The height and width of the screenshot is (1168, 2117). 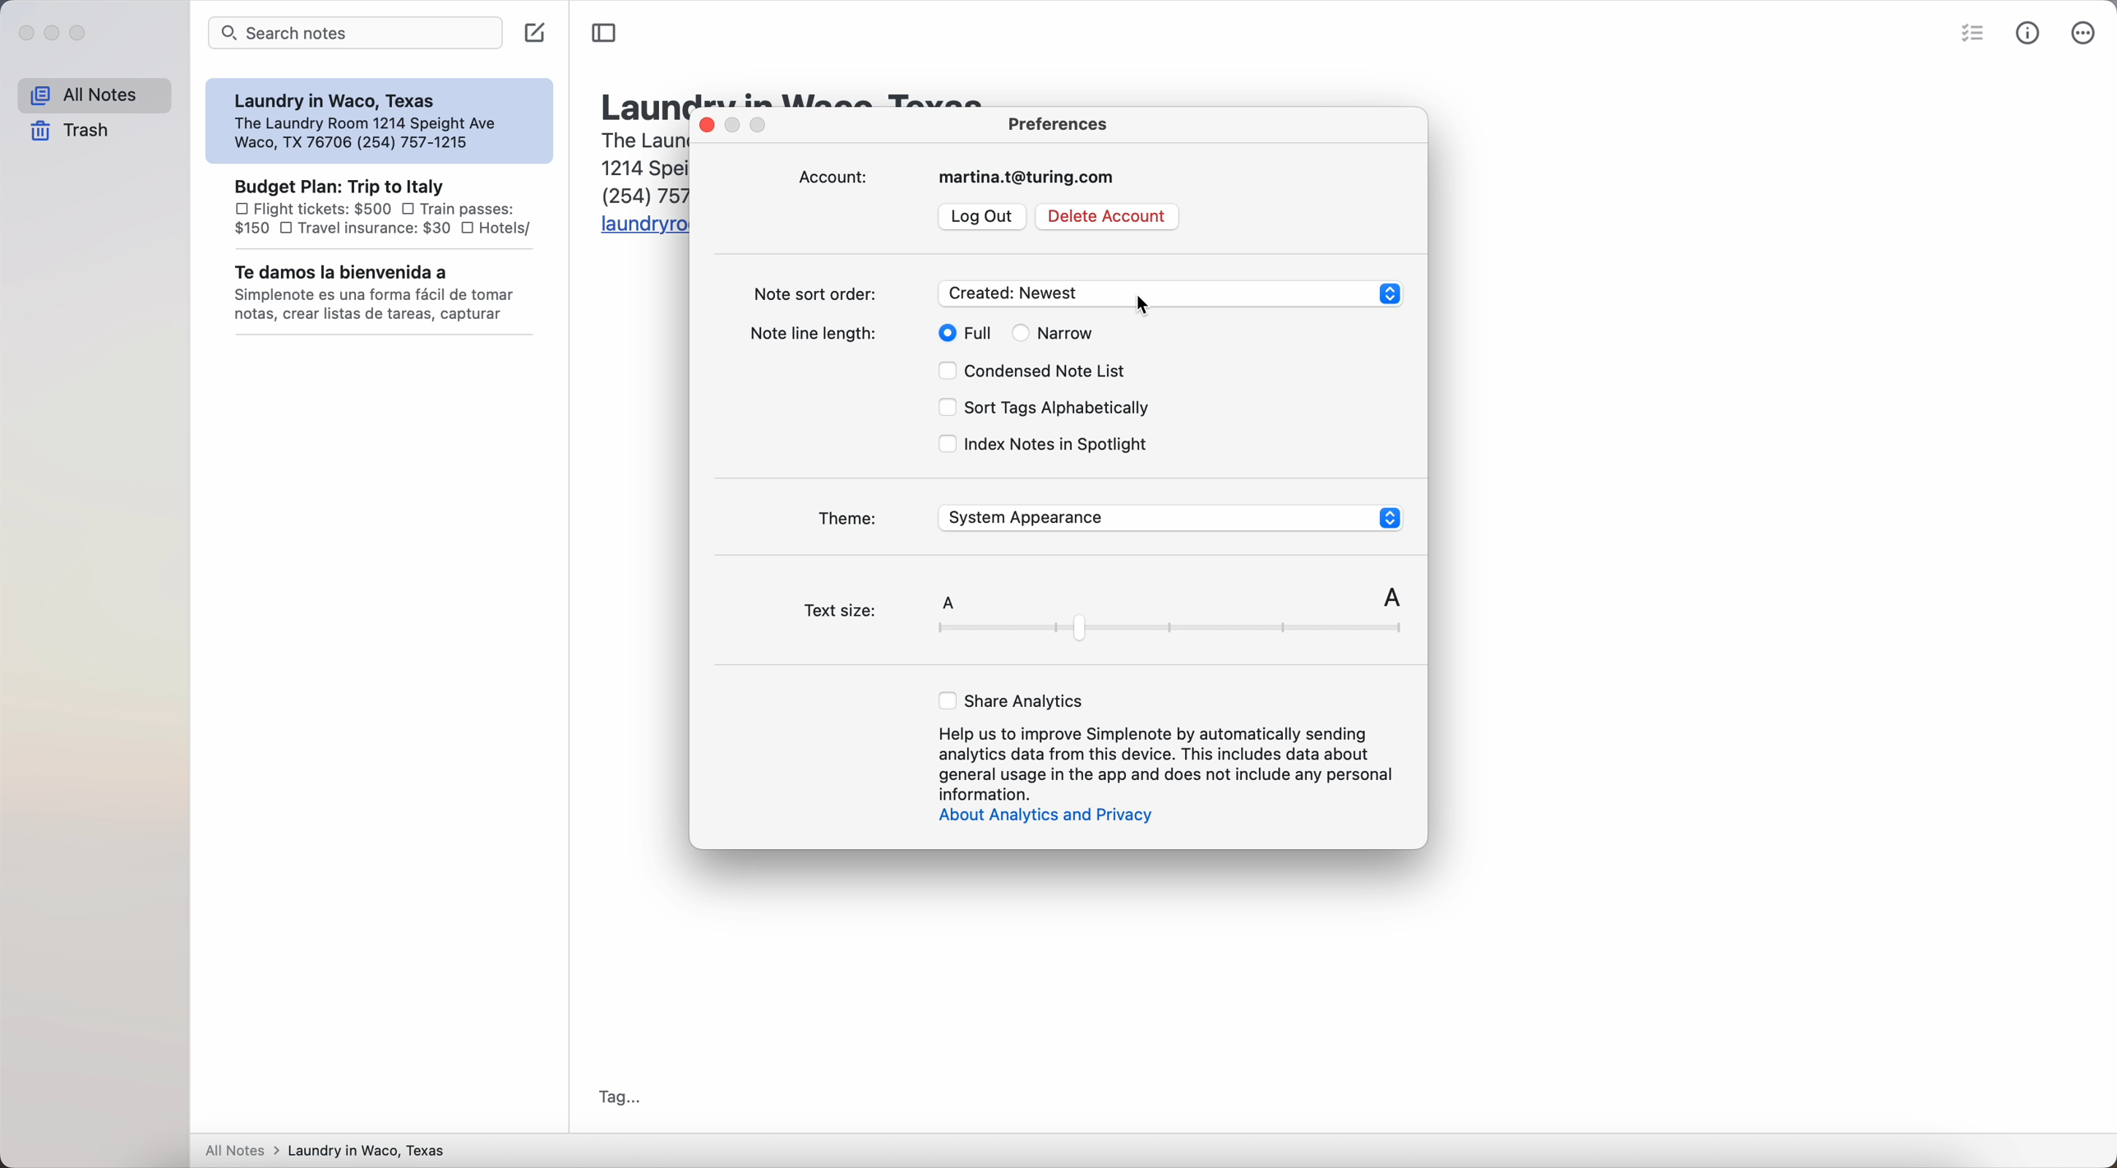 I want to click on delete account, so click(x=1109, y=217).